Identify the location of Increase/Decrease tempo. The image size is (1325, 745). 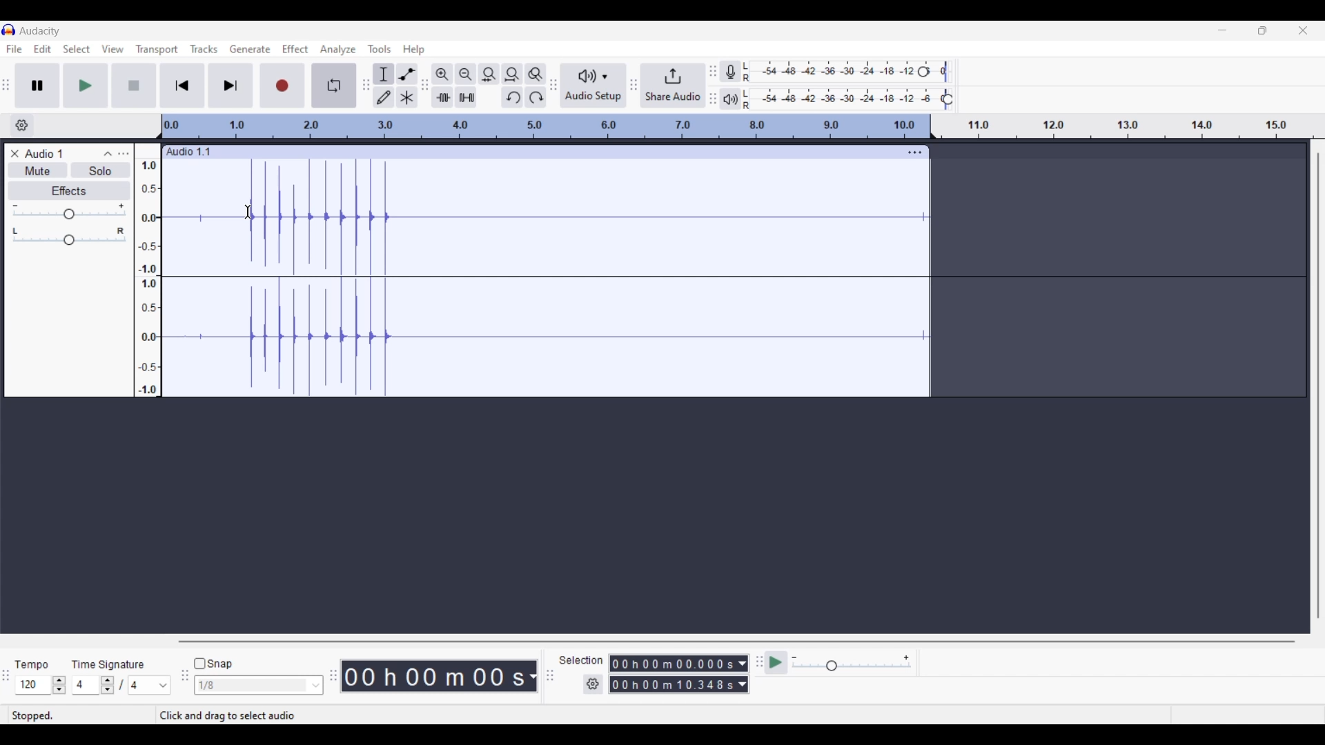
(59, 686).